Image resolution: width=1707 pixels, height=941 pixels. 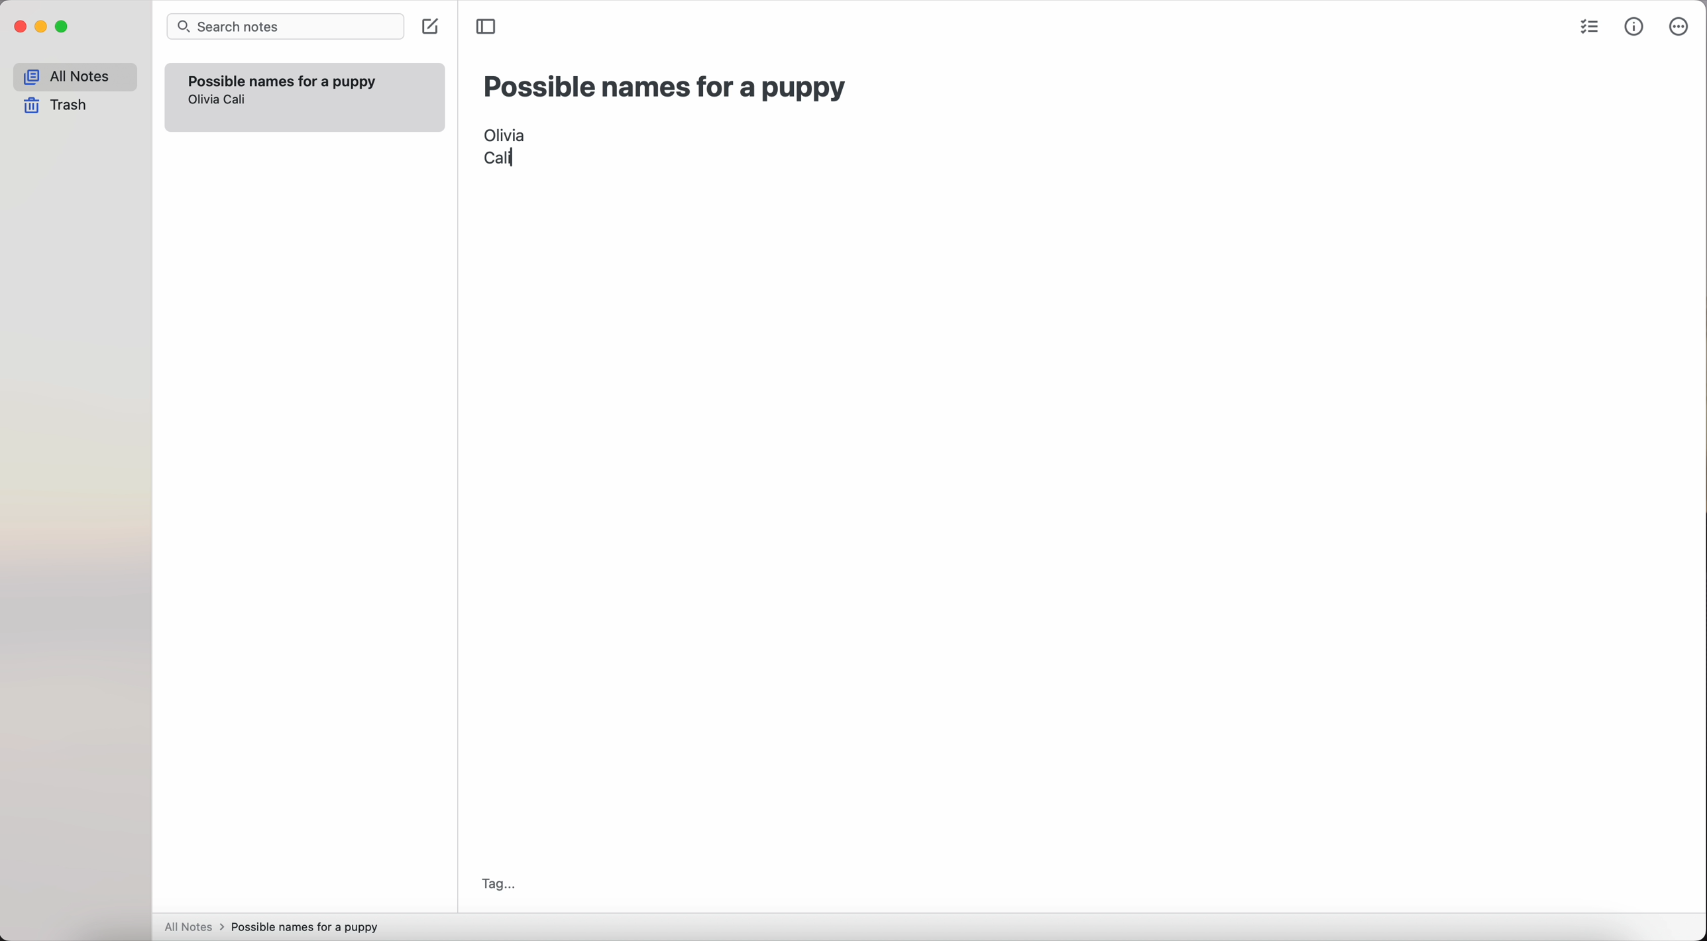 I want to click on search bar, so click(x=285, y=28).